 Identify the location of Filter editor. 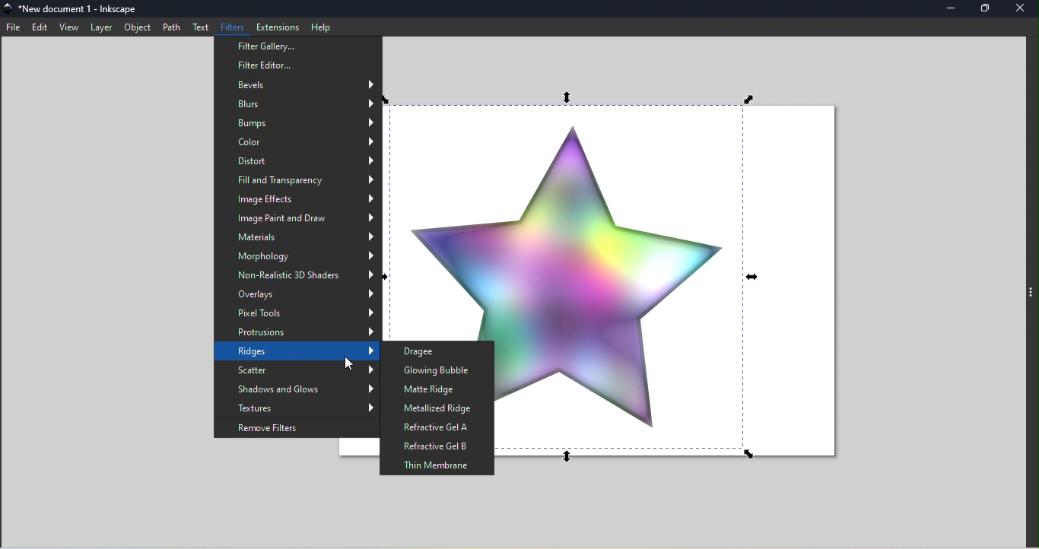
(297, 65).